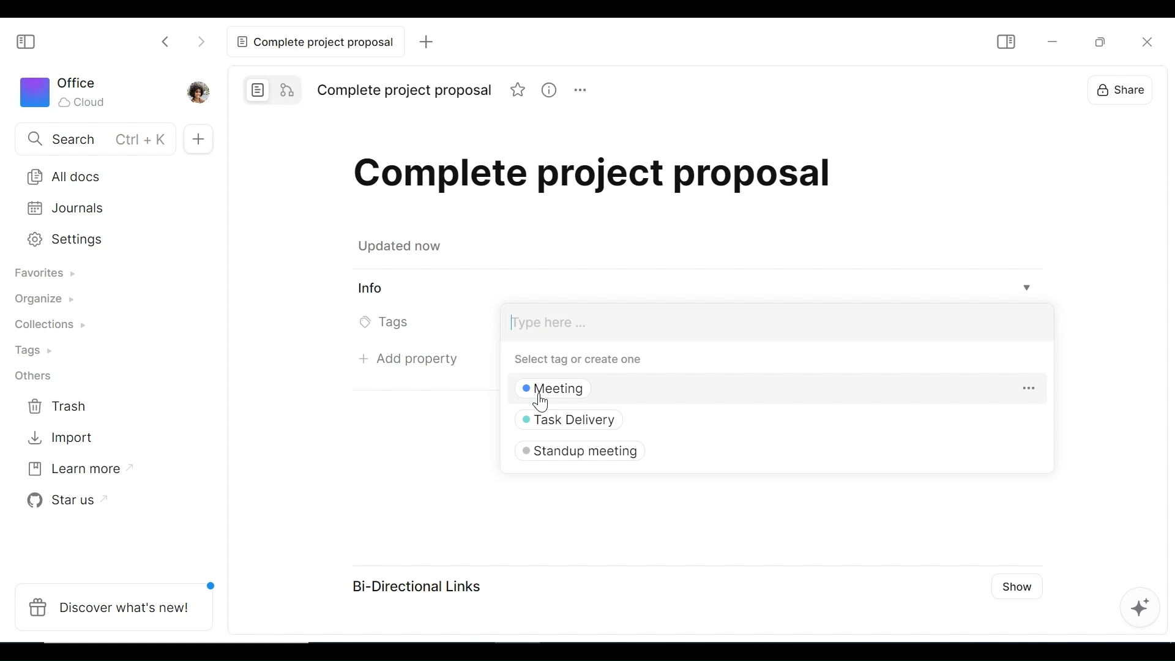  Describe the element at coordinates (1018, 588) in the screenshot. I see `Show` at that location.